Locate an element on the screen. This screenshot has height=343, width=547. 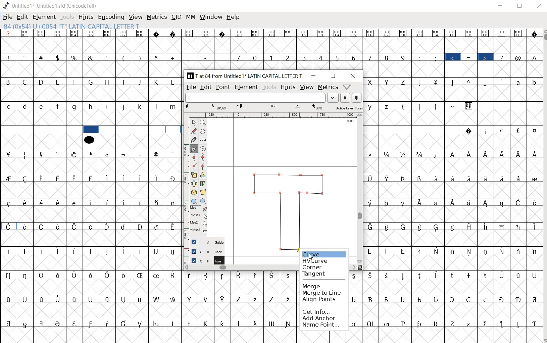
Symbol is located at coordinates (74, 33).